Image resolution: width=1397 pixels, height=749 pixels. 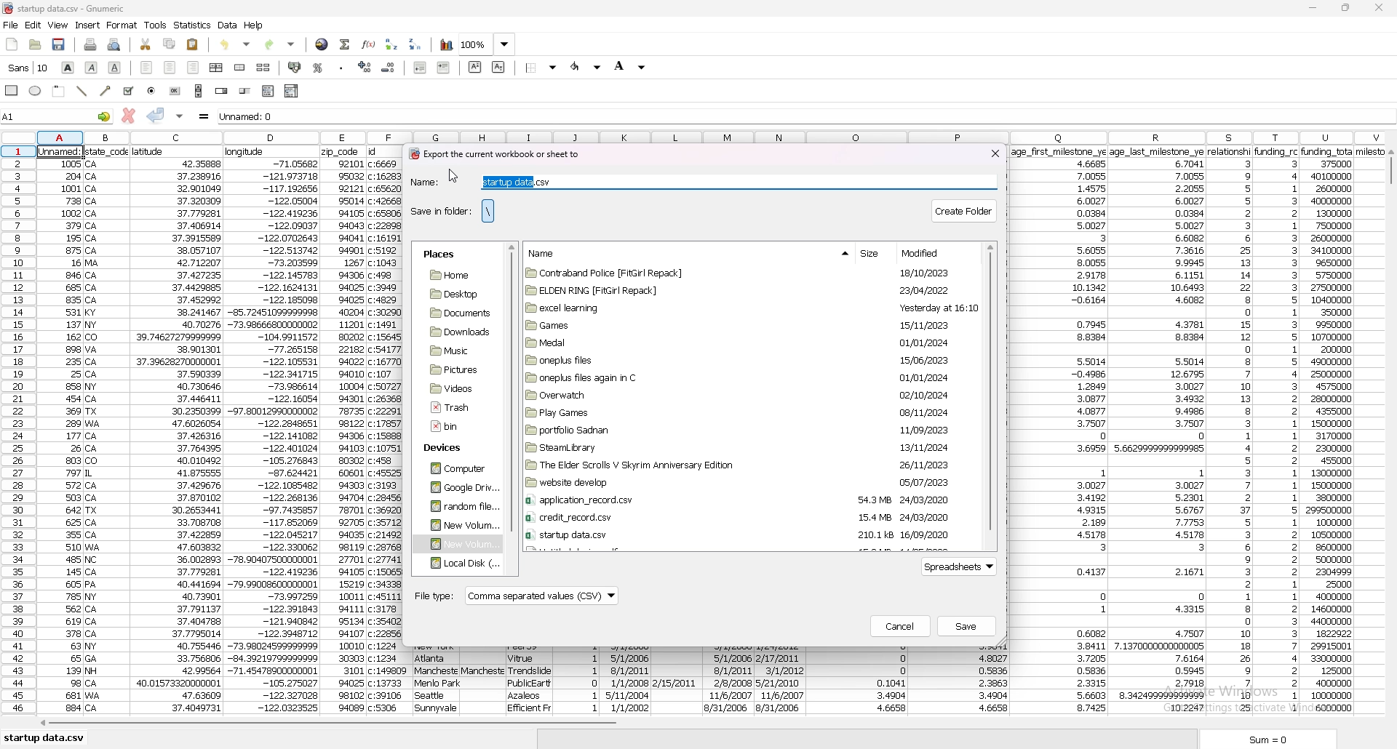 What do you see at coordinates (194, 68) in the screenshot?
I see `right align` at bounding box center [194, 68].